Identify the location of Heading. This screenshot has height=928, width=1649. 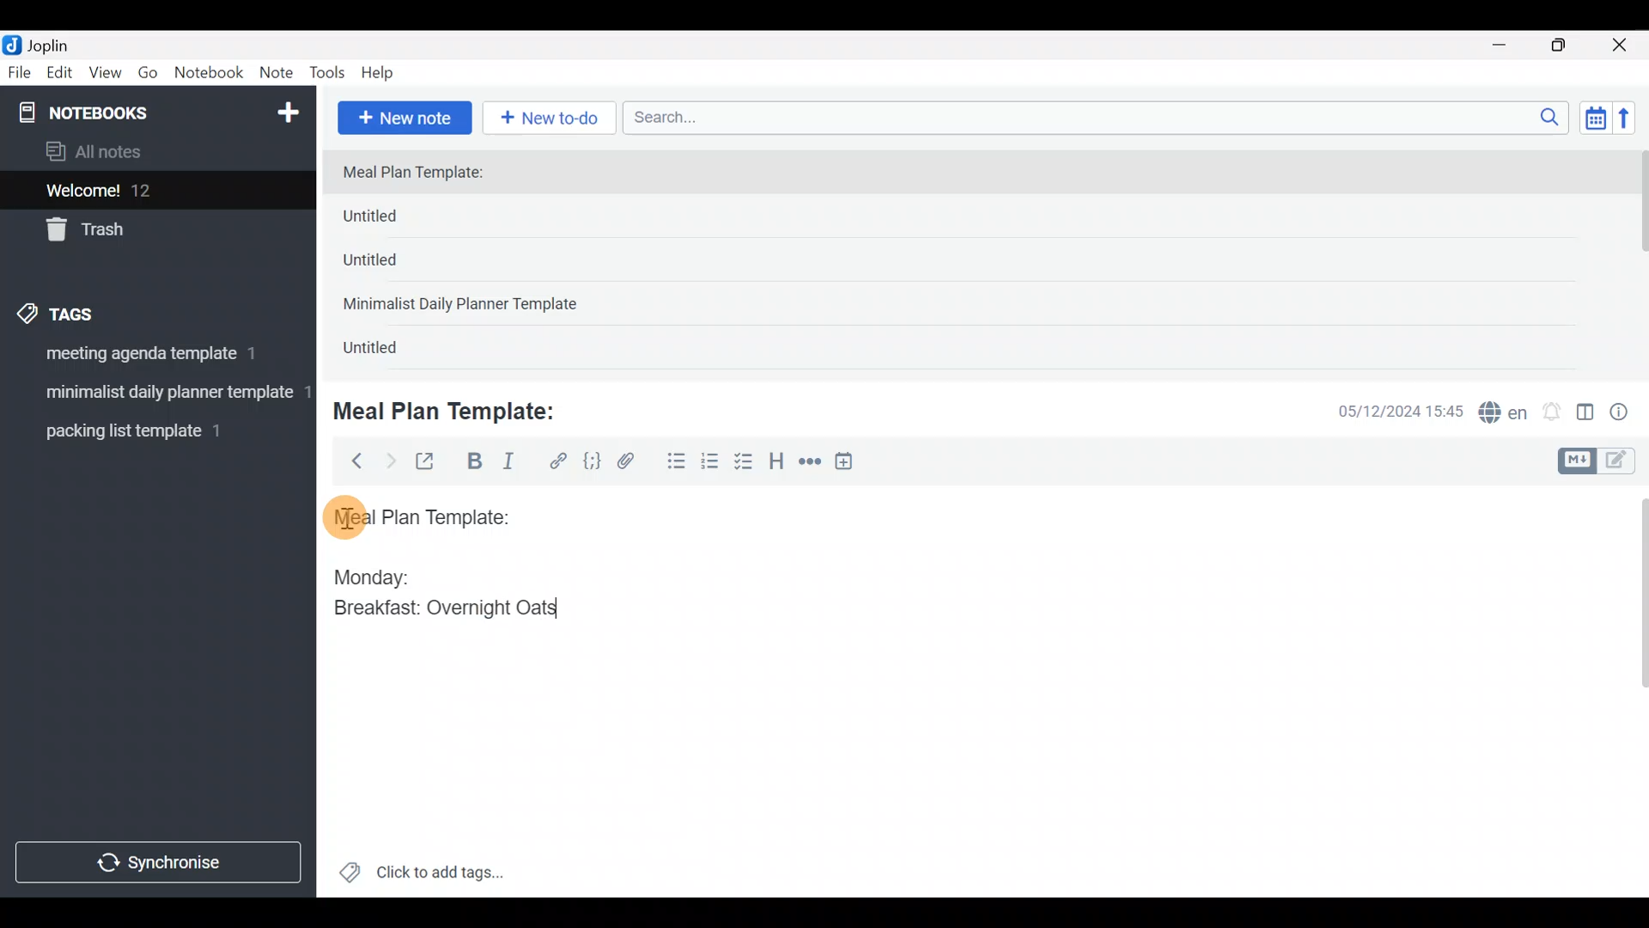
(777, 464).